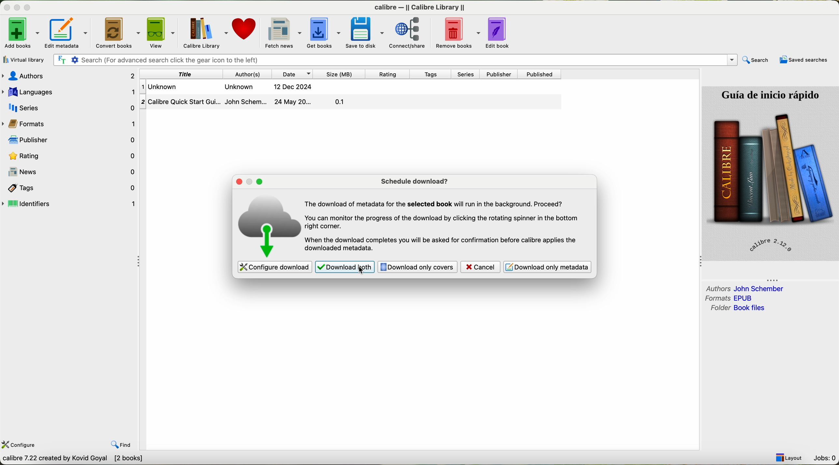 The image size is (839, 465). Describe the element at coordinates (261, 182) in the screenshot. I see `maximize popup` at that location.